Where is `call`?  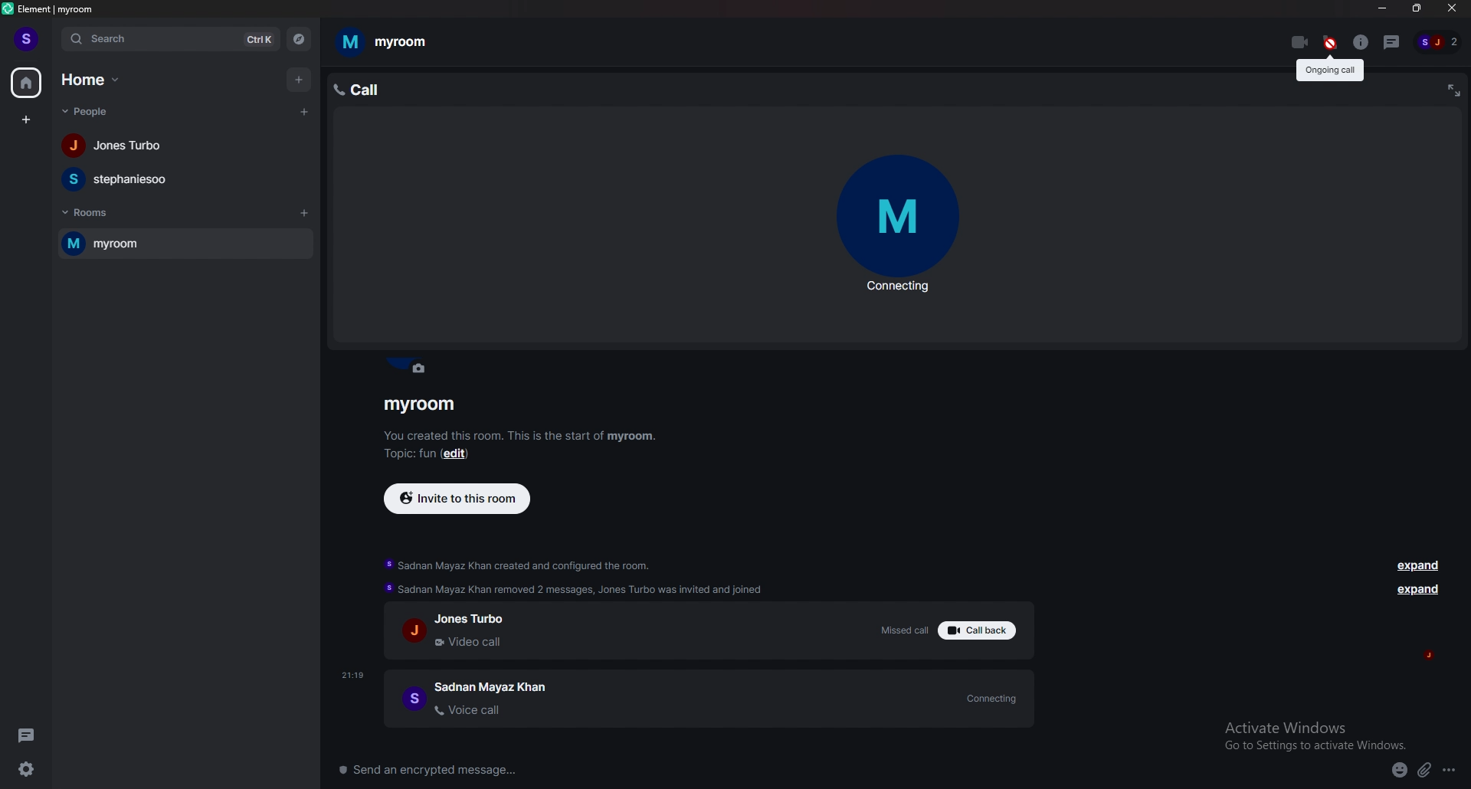
call is located at coordinates (362, 89).